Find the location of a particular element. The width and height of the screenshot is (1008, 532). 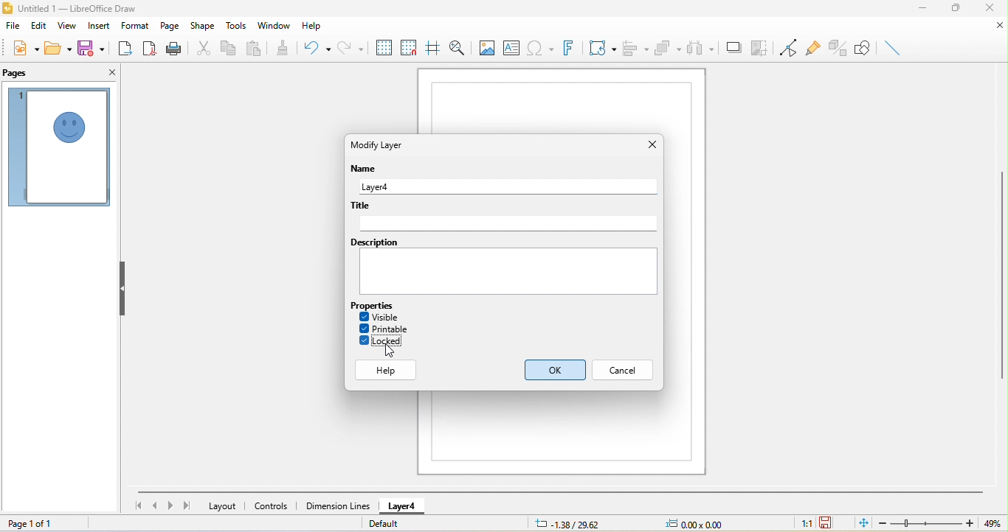

zoom is located at coordinates (925, 523).